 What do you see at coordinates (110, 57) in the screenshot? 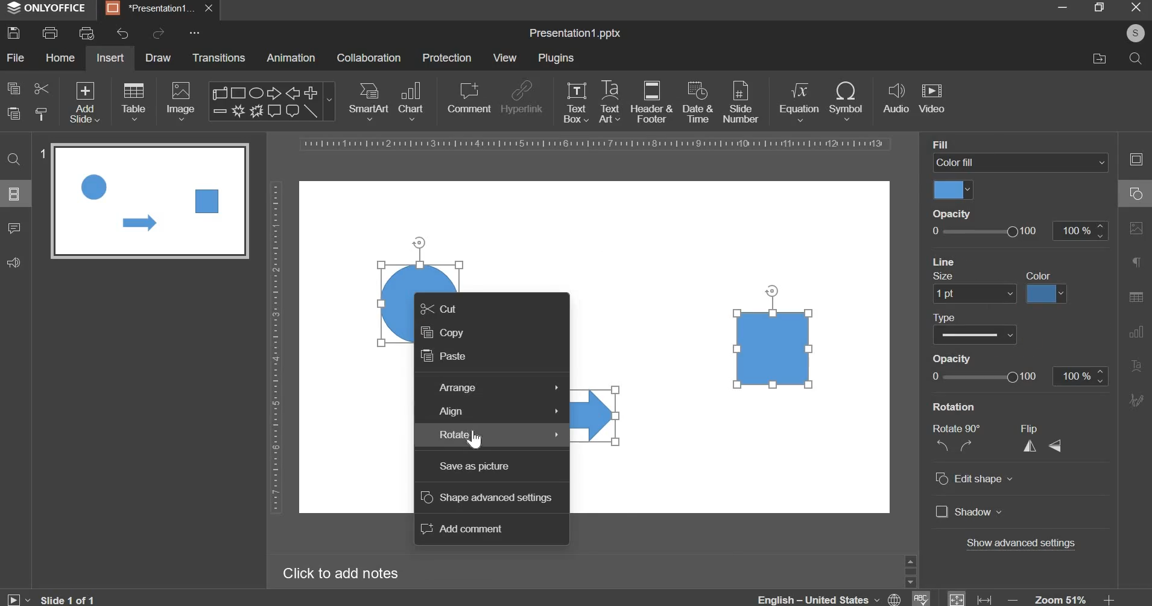
I see `insert` at bounding box center [110, 57].